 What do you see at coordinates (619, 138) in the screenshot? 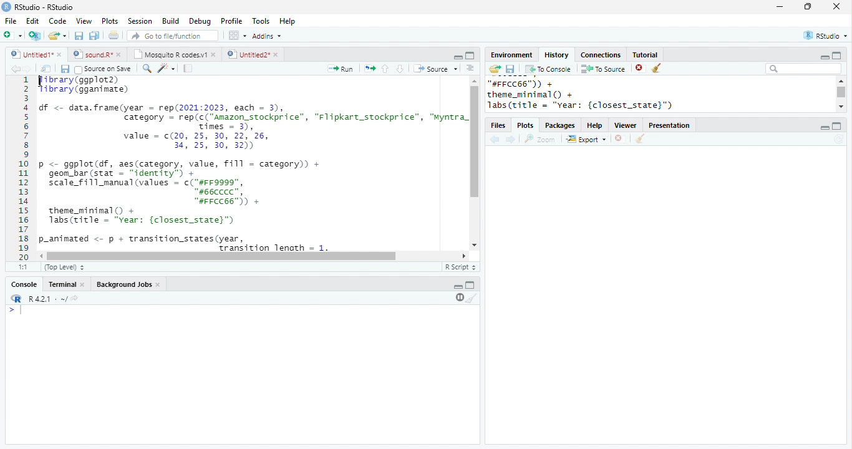
I see `close file` at bounding box center [619, 138].